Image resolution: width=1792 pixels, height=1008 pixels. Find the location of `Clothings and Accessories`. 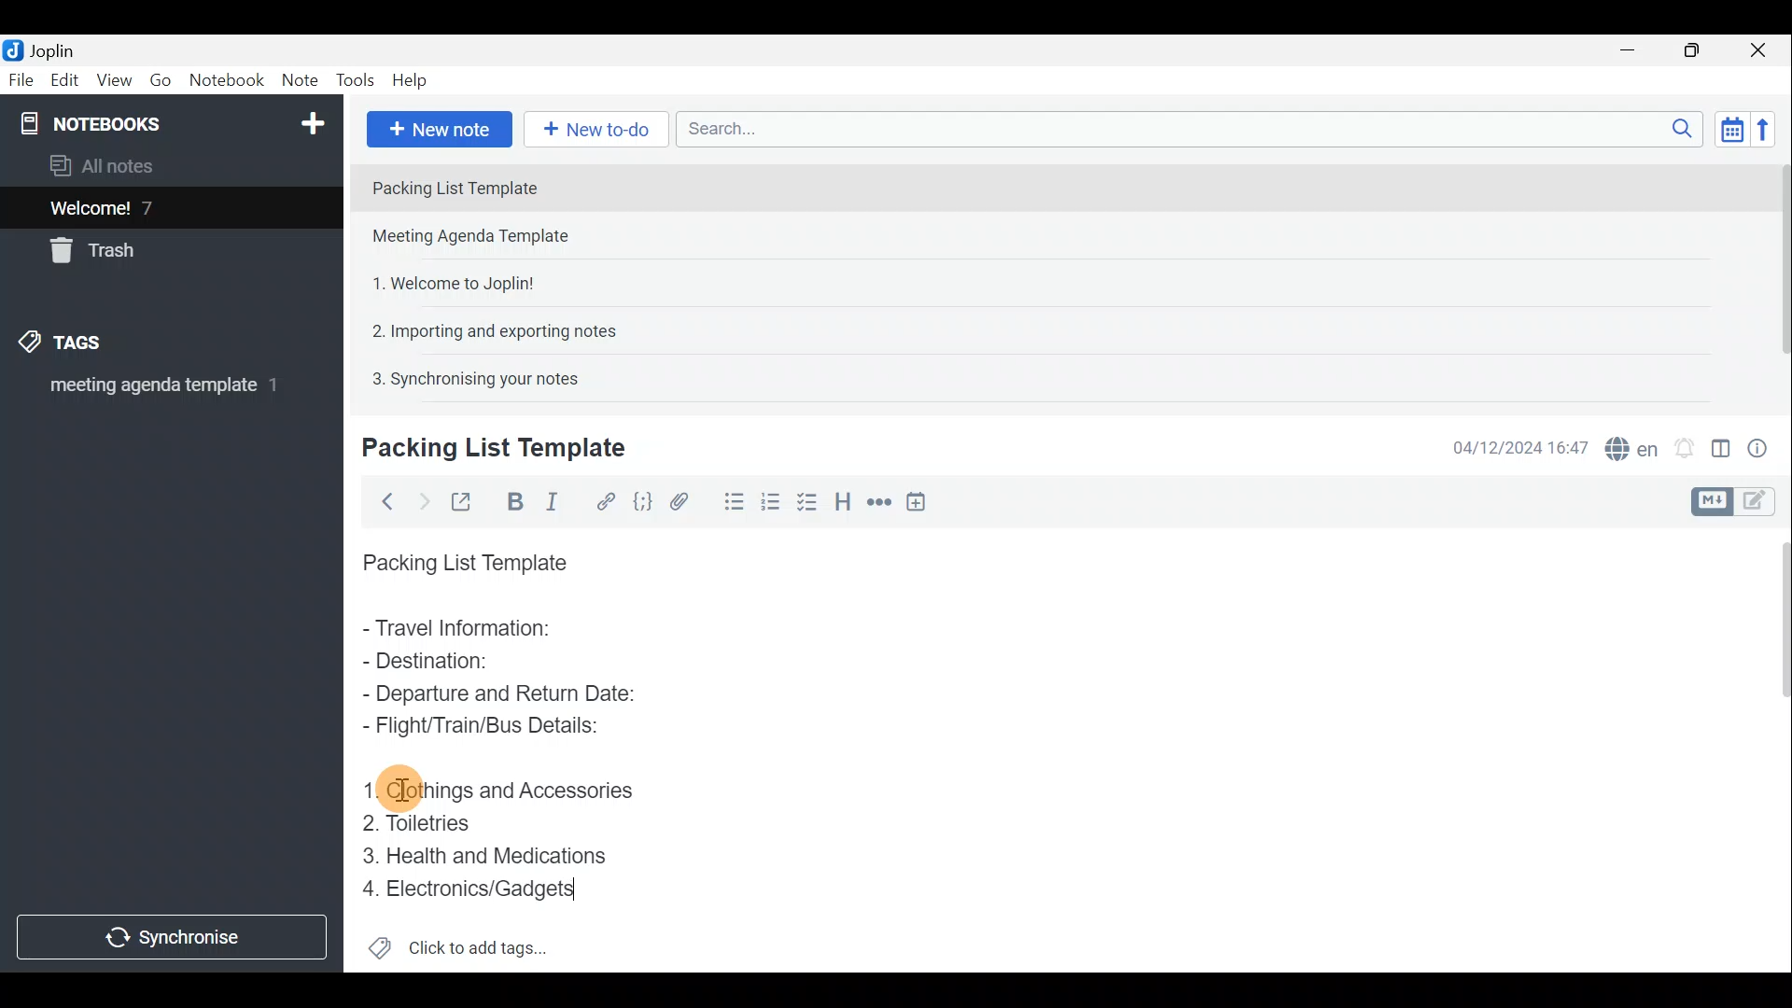

Clothings and Accessories is located at coordinates (507, 788).